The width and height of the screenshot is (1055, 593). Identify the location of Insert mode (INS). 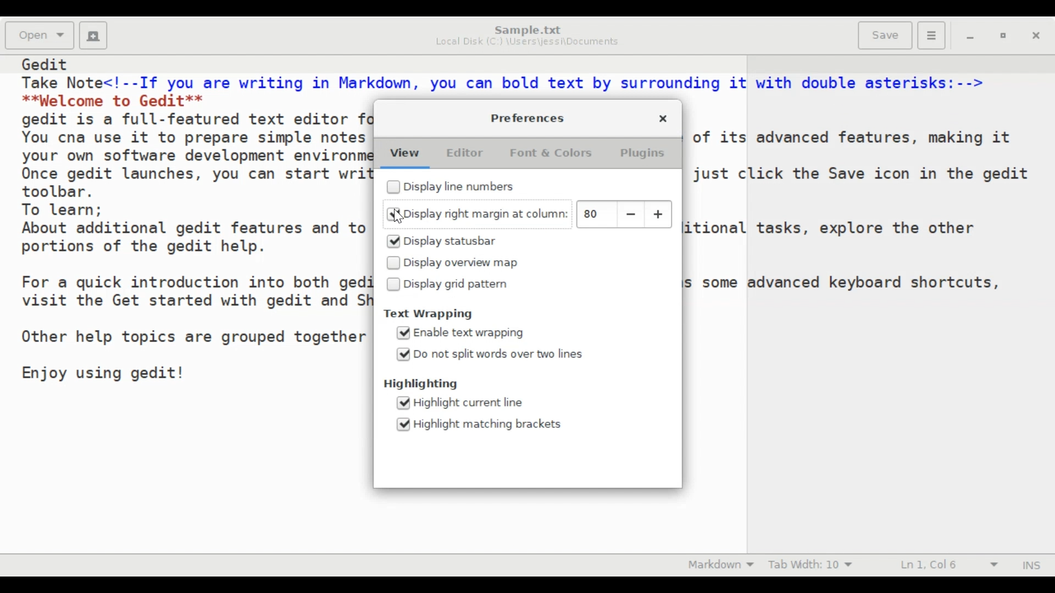
(1030, 564).